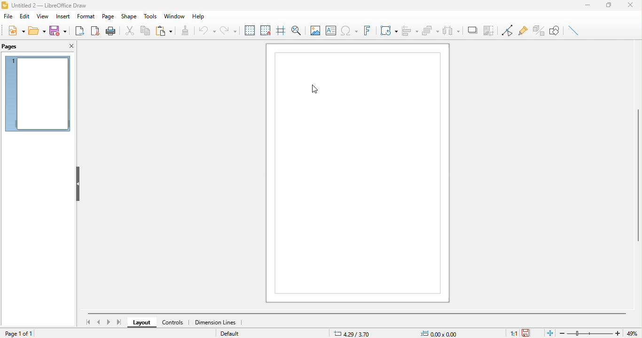 The width and height of the screenshot is (642, 338). I want to click on the document has not been modified since the last save, so click(530, 333).